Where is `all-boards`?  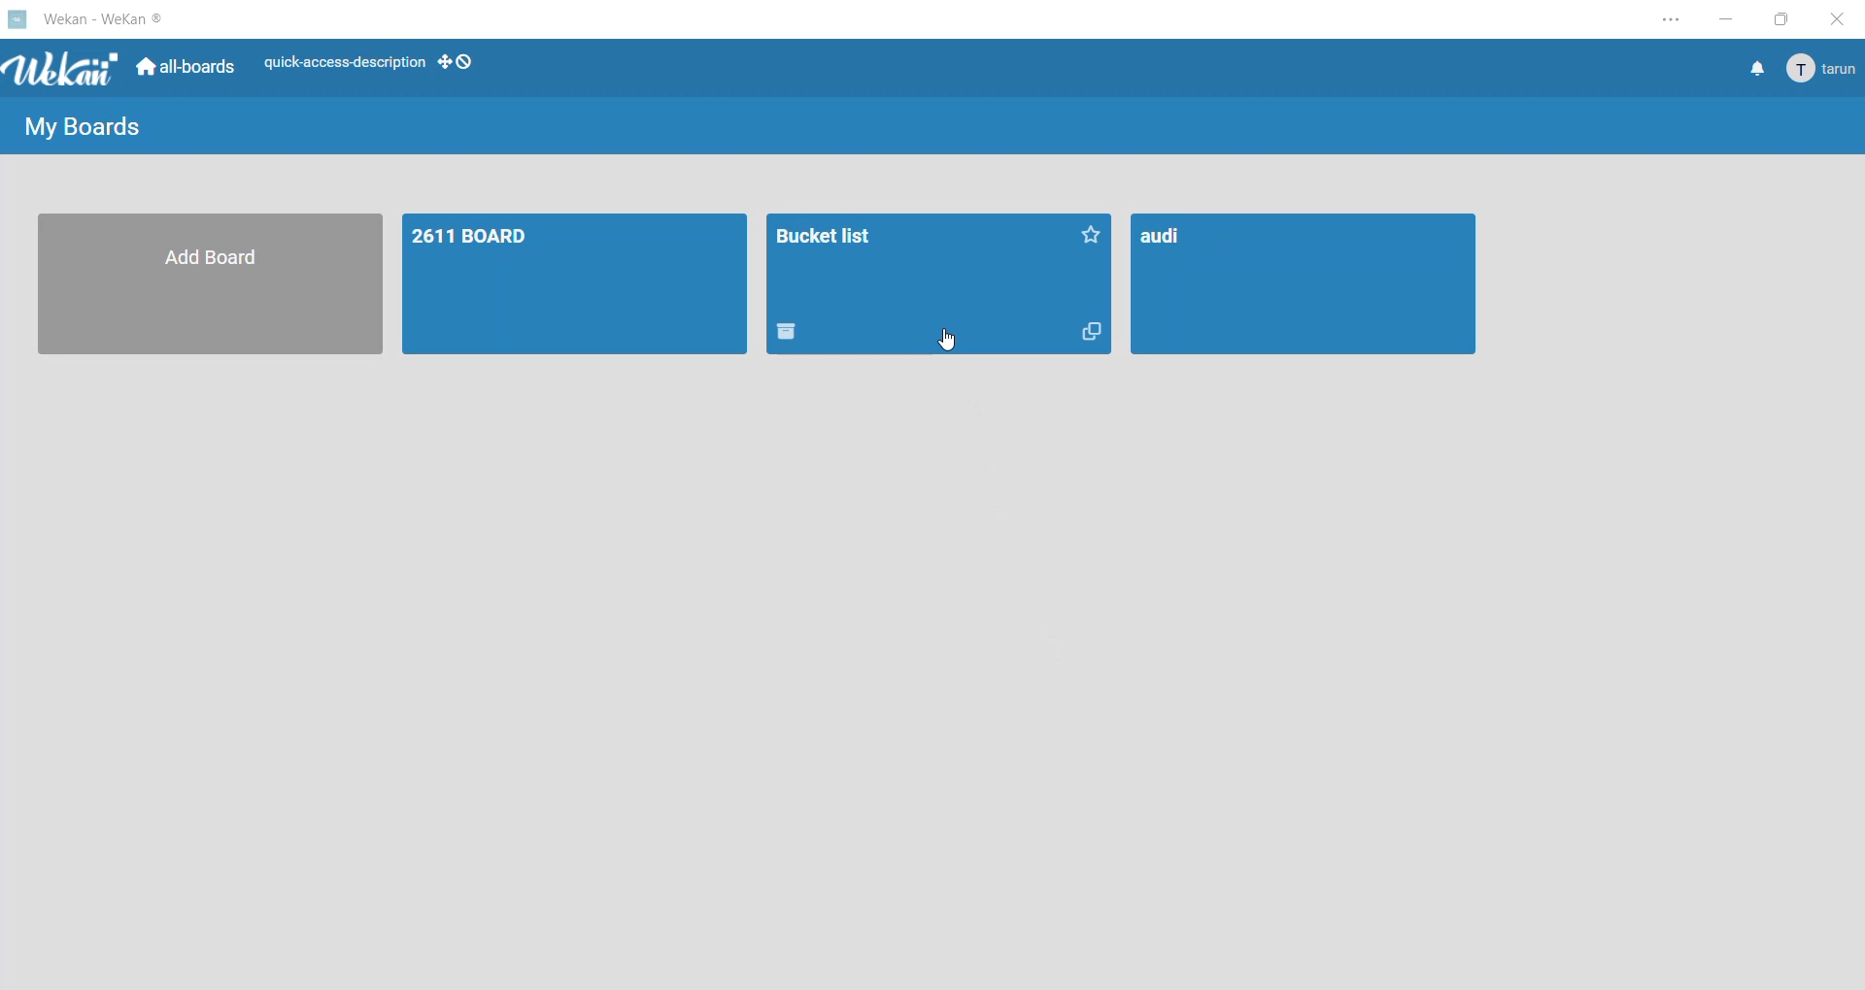
all-boards is located at coordinates (182, 69).